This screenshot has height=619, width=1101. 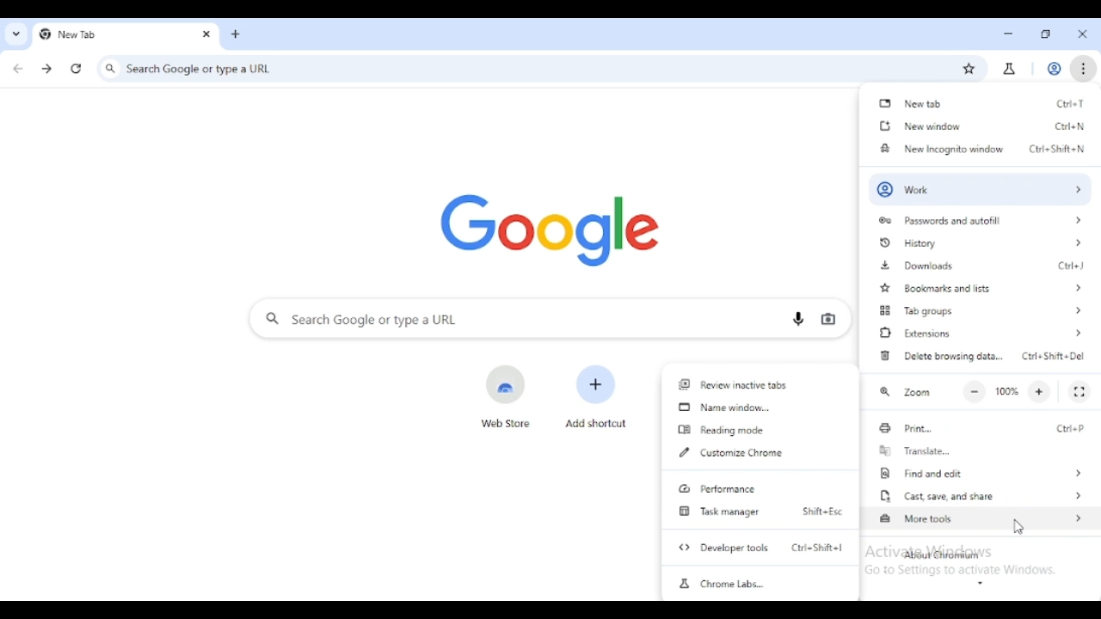 What do you see at coordinates (724, 408) in the screenshot?
I see `name window` at bounding box center [724, 408].